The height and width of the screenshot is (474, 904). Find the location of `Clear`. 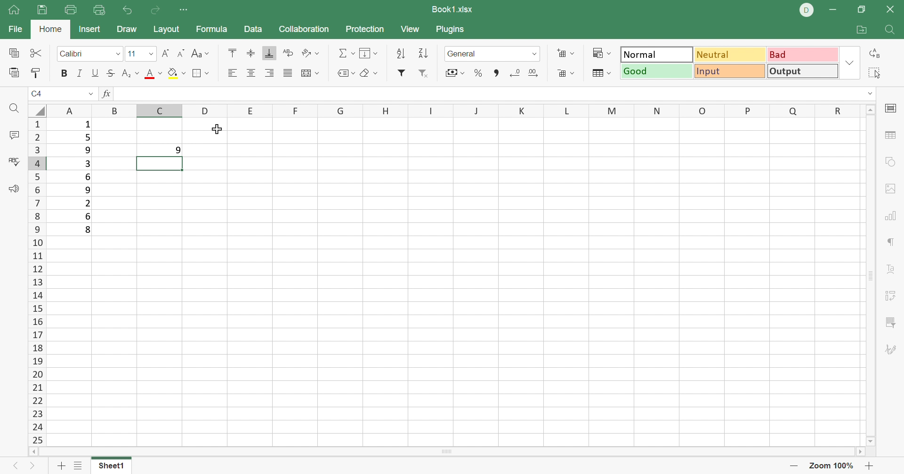

Clear is located at coordinates (371, 74).